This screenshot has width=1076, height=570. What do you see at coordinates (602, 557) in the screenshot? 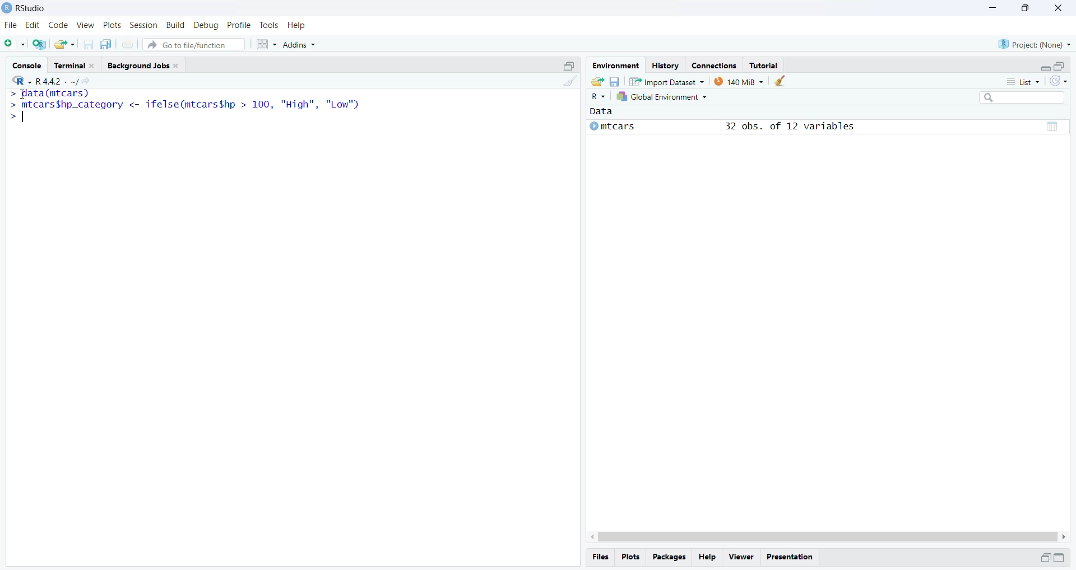
I see `Files` at bounding box center [602, 557].